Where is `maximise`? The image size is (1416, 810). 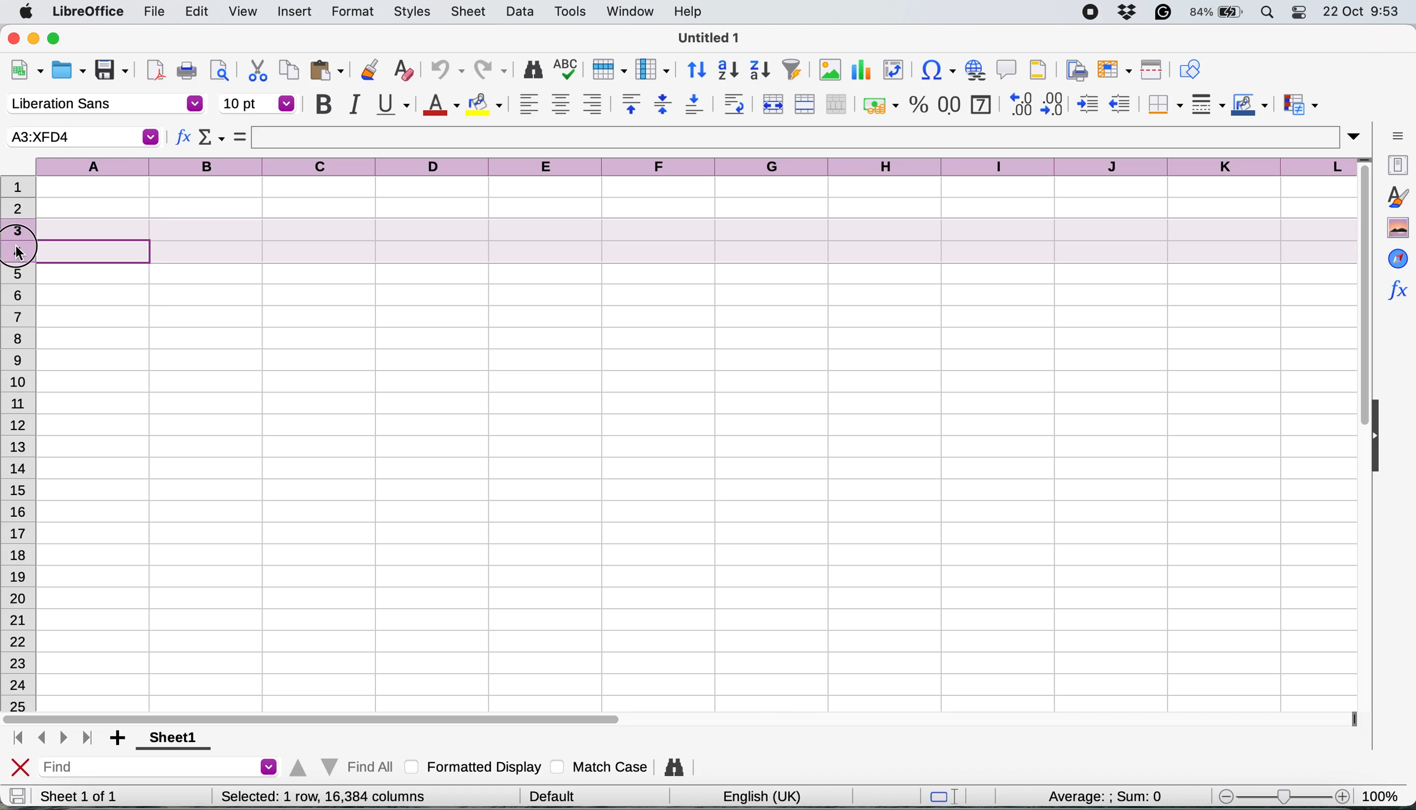 maximise is located at coordinates (59, 39).